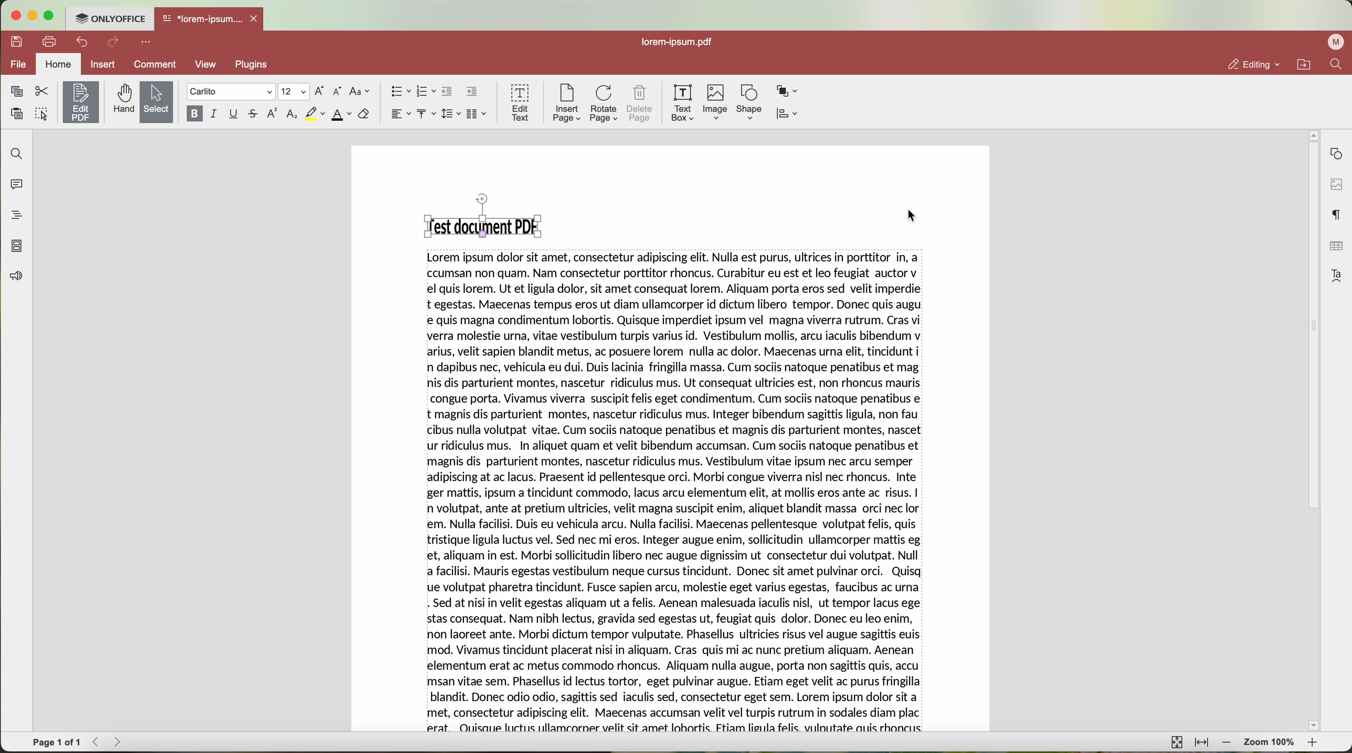 Image resolution: width=1352 pixels, height=753 pixels. I want to click on zoom in, so click(1315, 742).